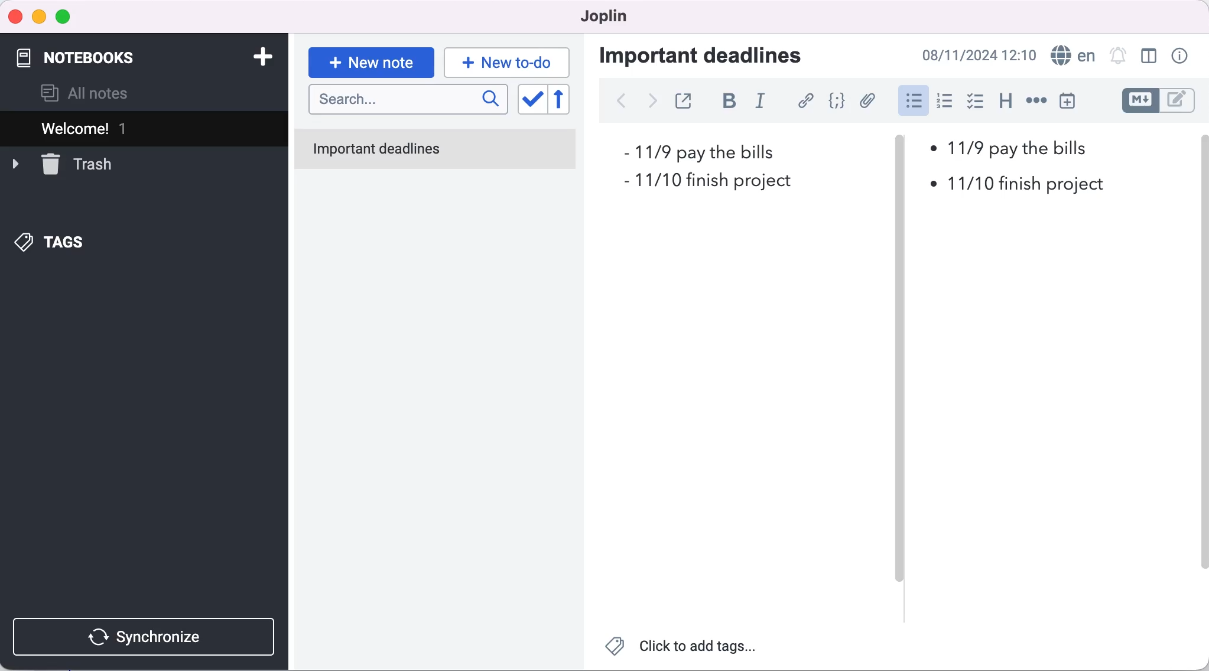 The width and height of the screenshot is (1209, 671). Describe the element at coordinates (40, 16) in the screenshot. I see `minimize` at that location.